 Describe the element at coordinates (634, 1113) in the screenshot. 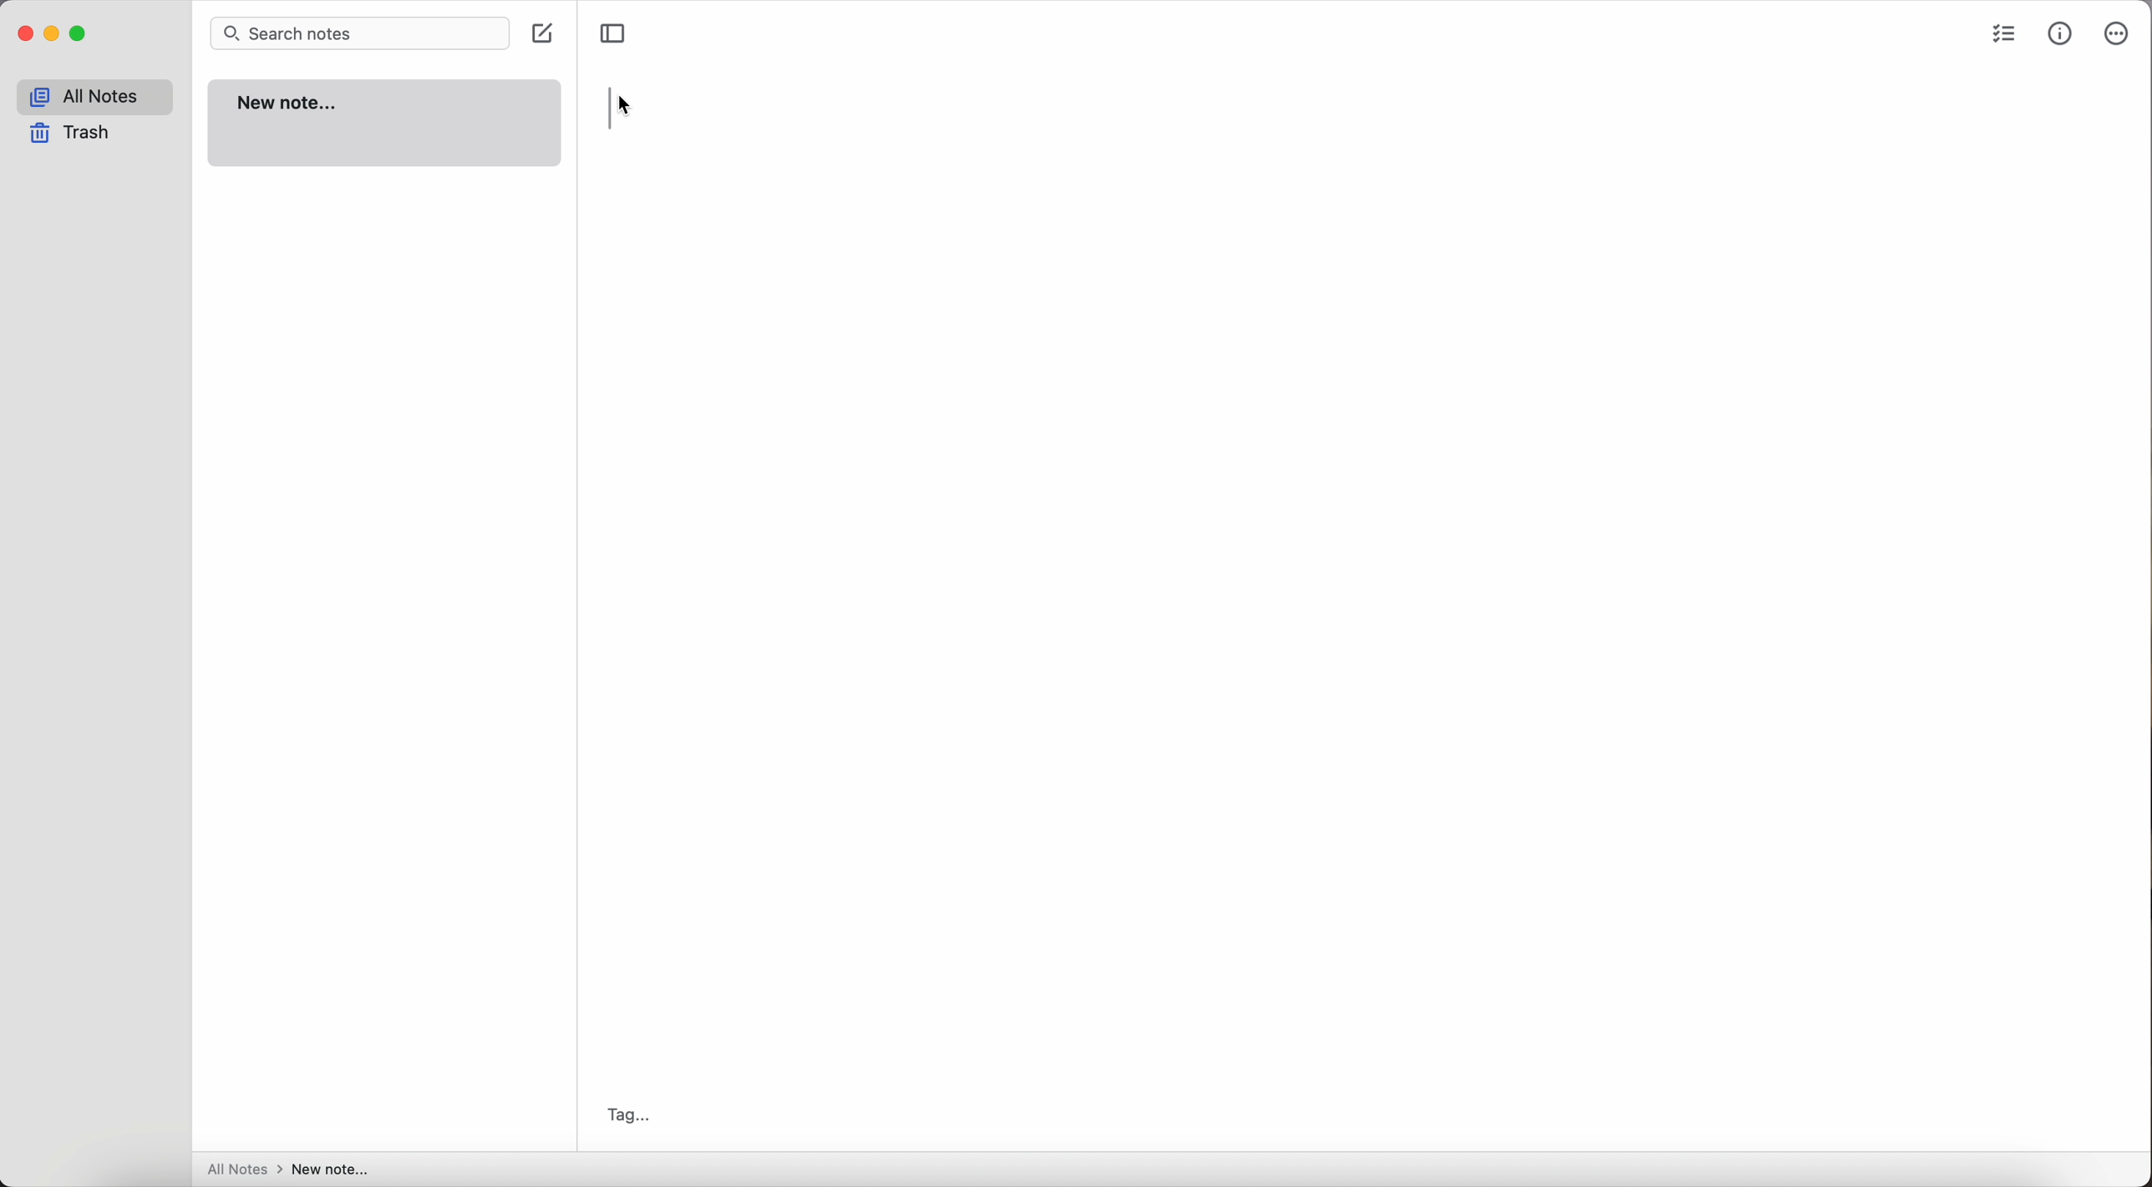

I see `tag` at that location.